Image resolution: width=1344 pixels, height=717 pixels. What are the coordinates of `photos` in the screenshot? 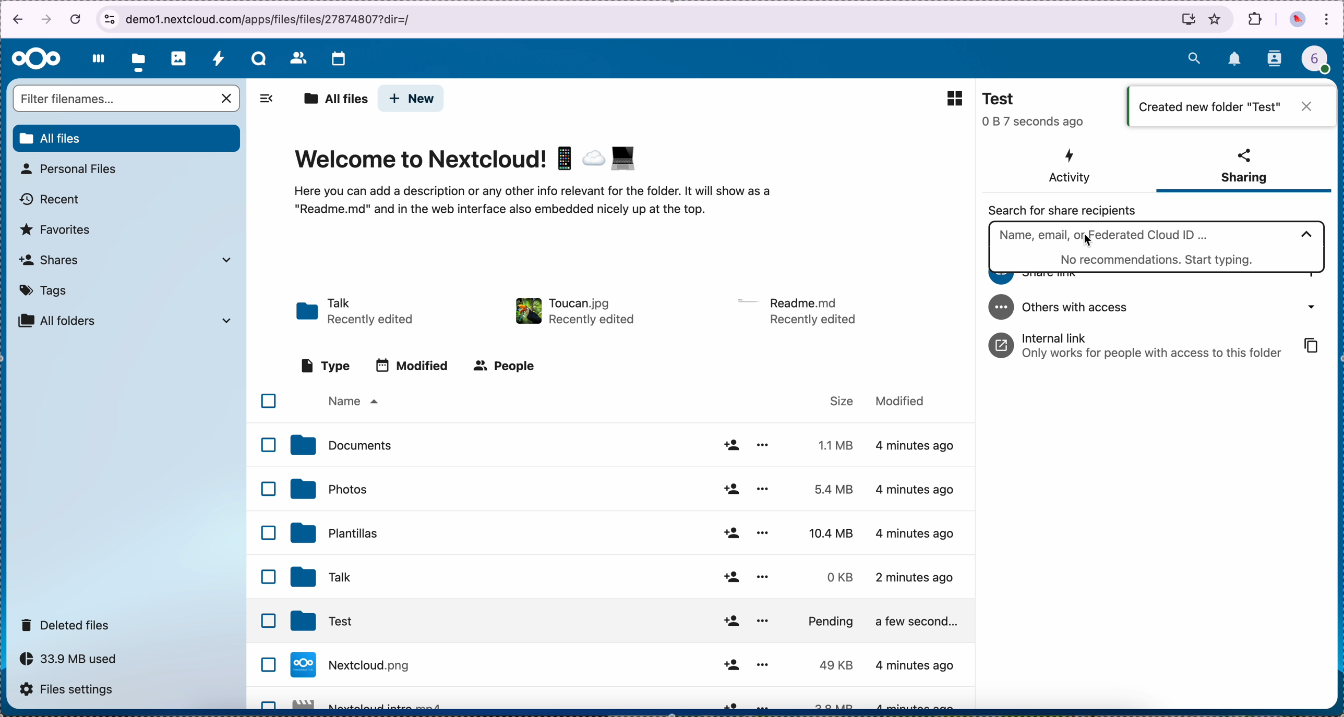 It's located at (179, 58).